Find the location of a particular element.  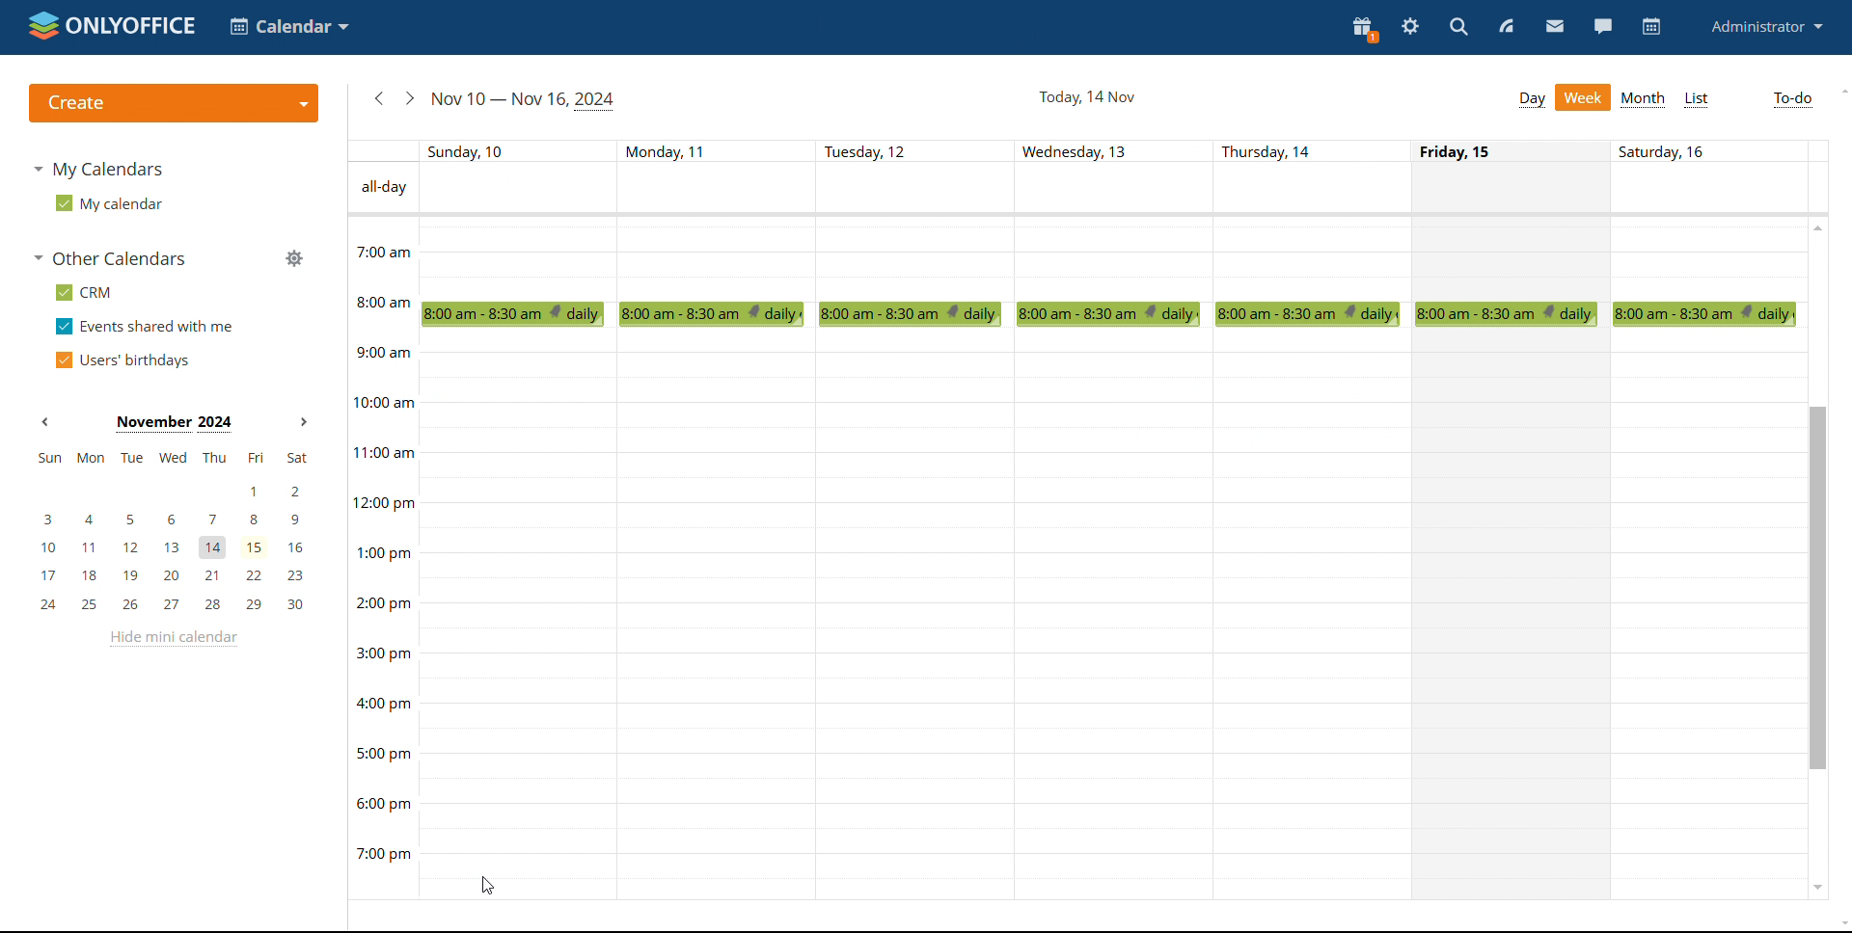

administrator is located at coordinates (1765, 25).